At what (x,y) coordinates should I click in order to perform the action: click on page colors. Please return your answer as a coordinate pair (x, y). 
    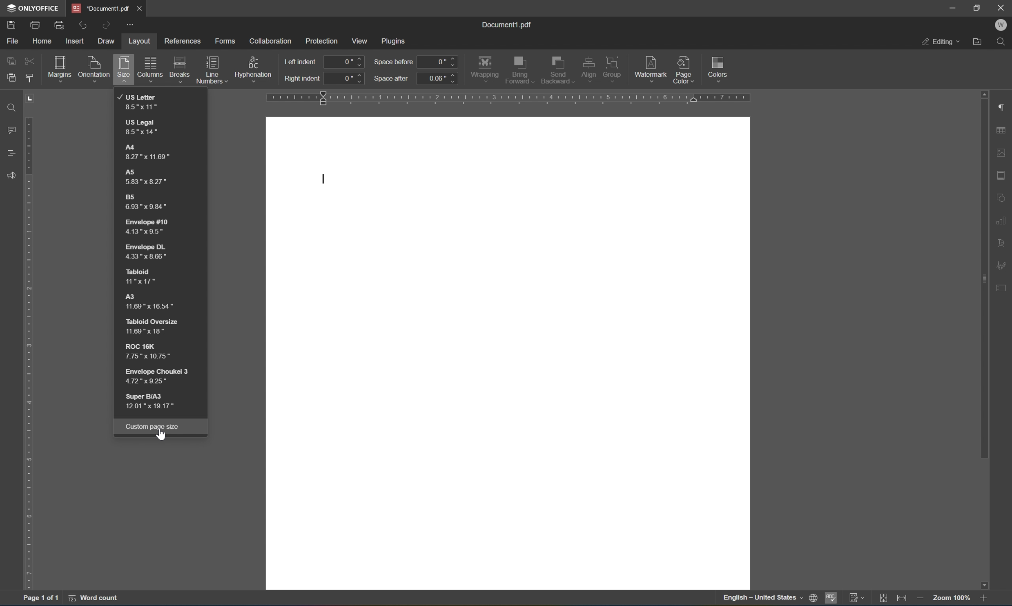
    Looking at the image, I should click on (683, 69).